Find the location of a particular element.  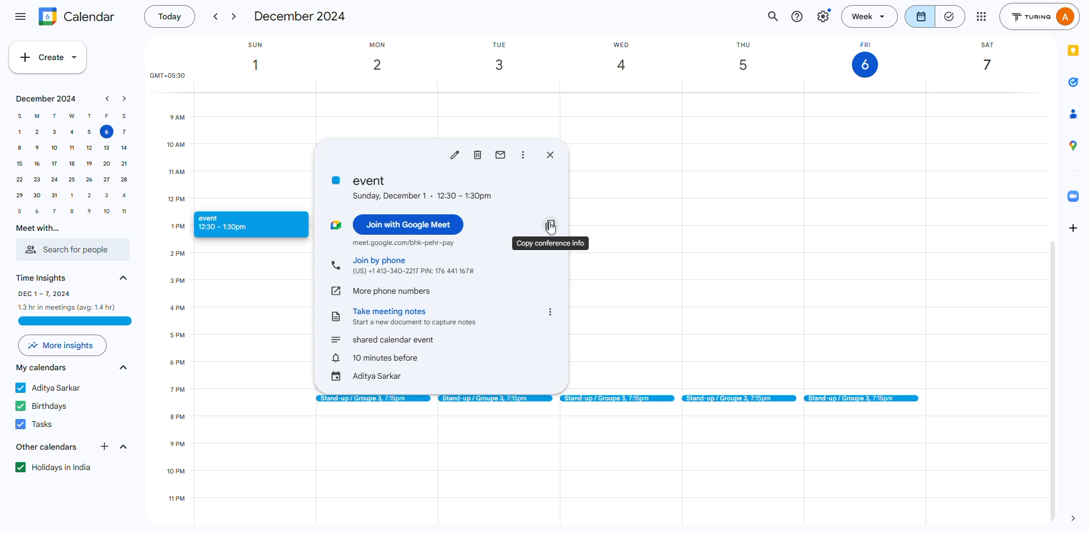

event is located at coordinates (384, 340).